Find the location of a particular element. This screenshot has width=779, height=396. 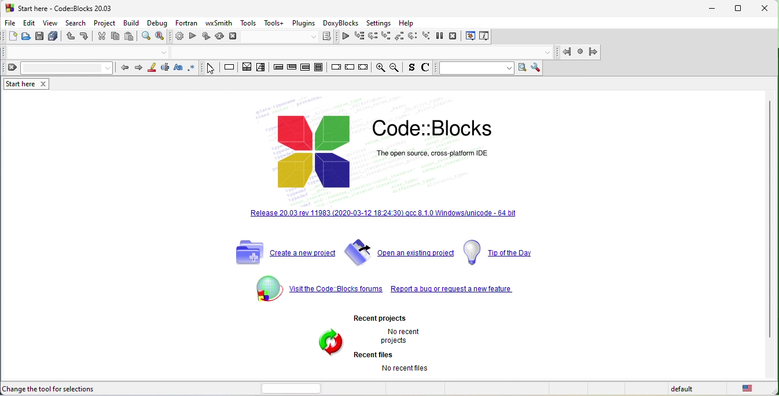

continue is located at coordinates (348, 38).